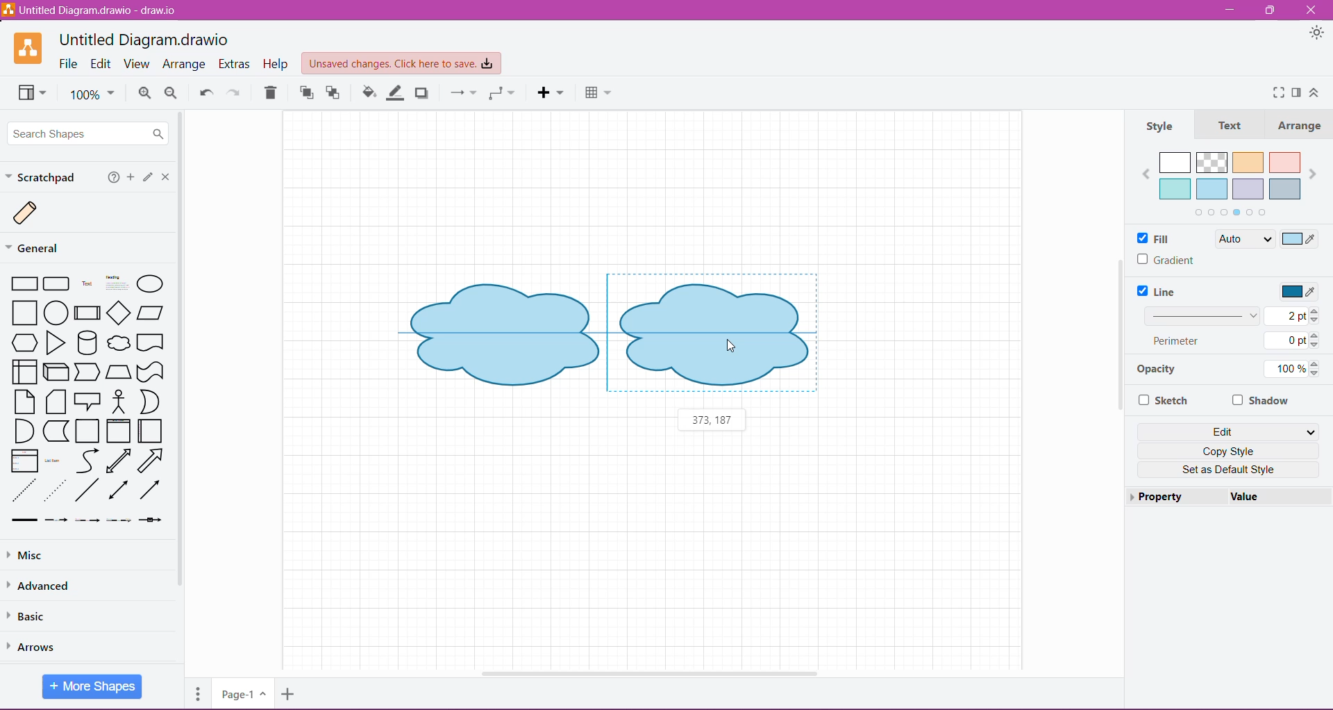 This screenshot has height=710, width=1333. Describe the element at coordinates (1168, 260) in the screenshot. I see `Gradient` at that location.